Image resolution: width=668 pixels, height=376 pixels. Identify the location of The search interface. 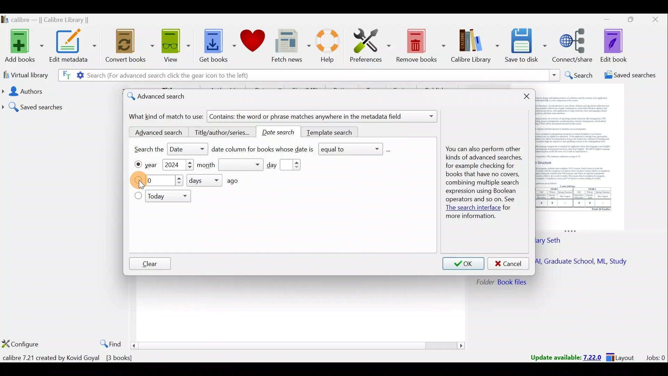
(471, 209).